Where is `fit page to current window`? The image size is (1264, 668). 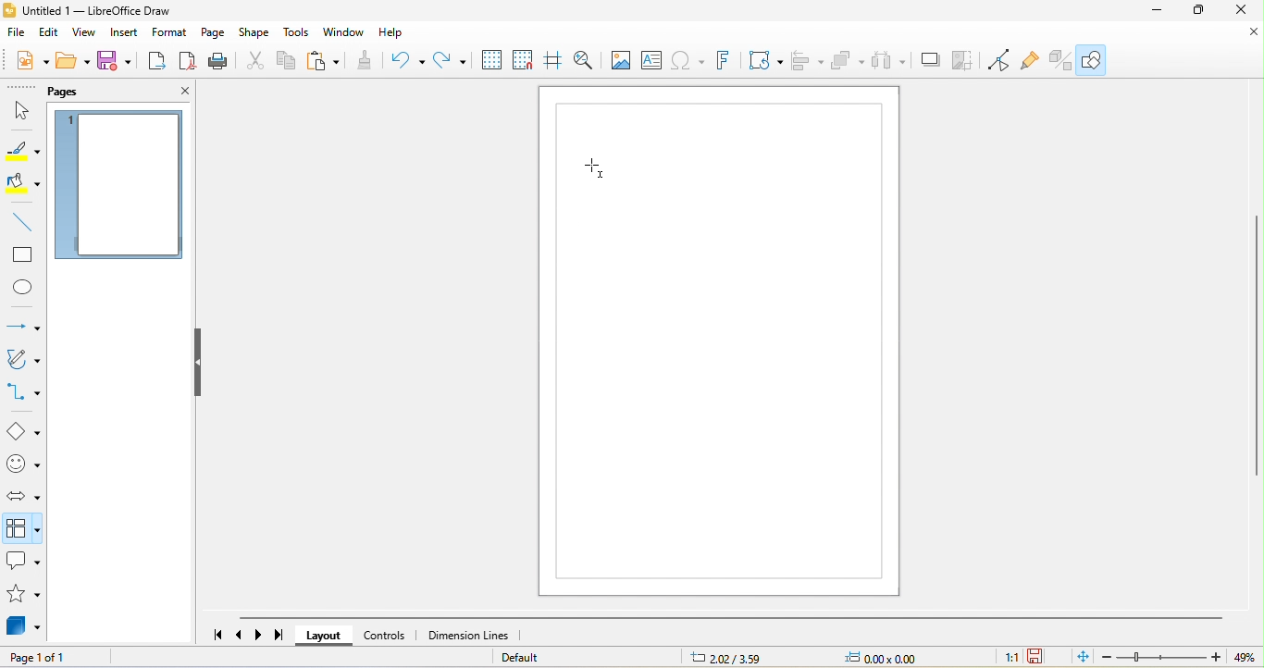 fit page to current window is located at coordinates (1078, 656).